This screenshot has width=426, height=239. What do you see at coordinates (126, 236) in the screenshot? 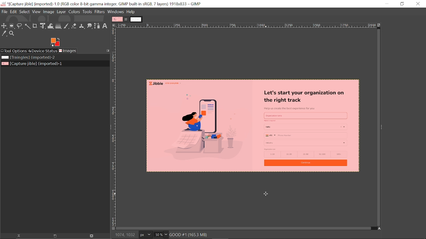
I see `1074,1032` at bounding box center [126, 236].